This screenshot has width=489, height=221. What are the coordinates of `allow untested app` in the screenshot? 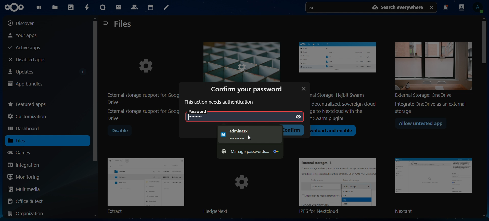 It's located at (423, 124).